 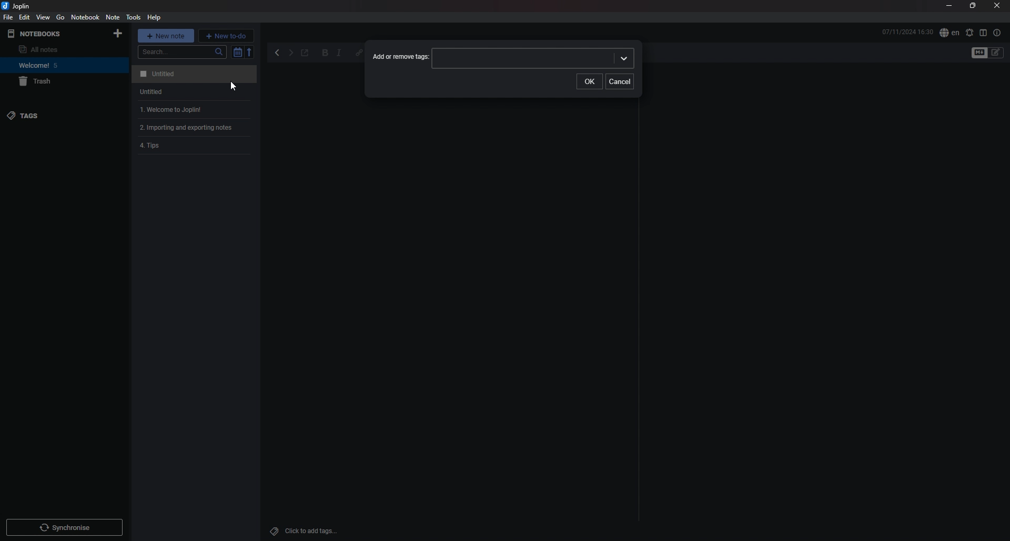 I want to click on view, so click(x=44, y=17).